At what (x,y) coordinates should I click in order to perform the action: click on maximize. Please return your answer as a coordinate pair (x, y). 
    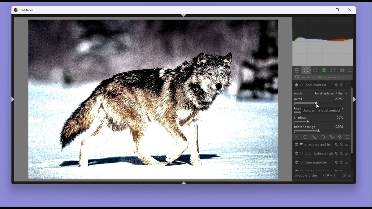
    Looking at the image, I should click on (338, 10).